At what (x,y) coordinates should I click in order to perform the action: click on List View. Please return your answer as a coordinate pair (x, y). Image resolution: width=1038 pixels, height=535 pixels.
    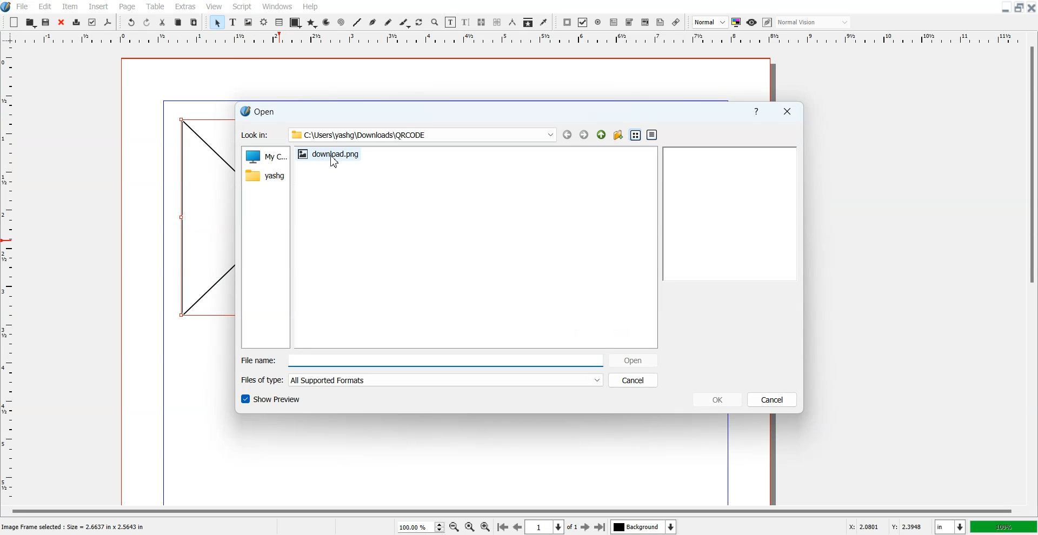
    Looking at the image, I should click on (636, 135).